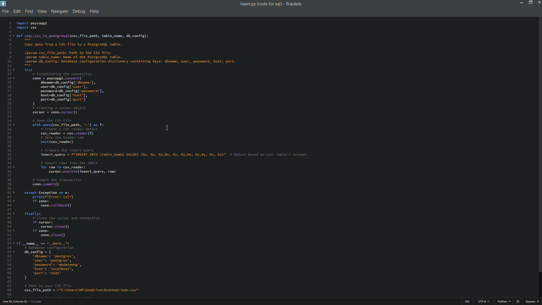 This screenshot has height=305, width=542. I want to click on debug menu, so click(78, 11).